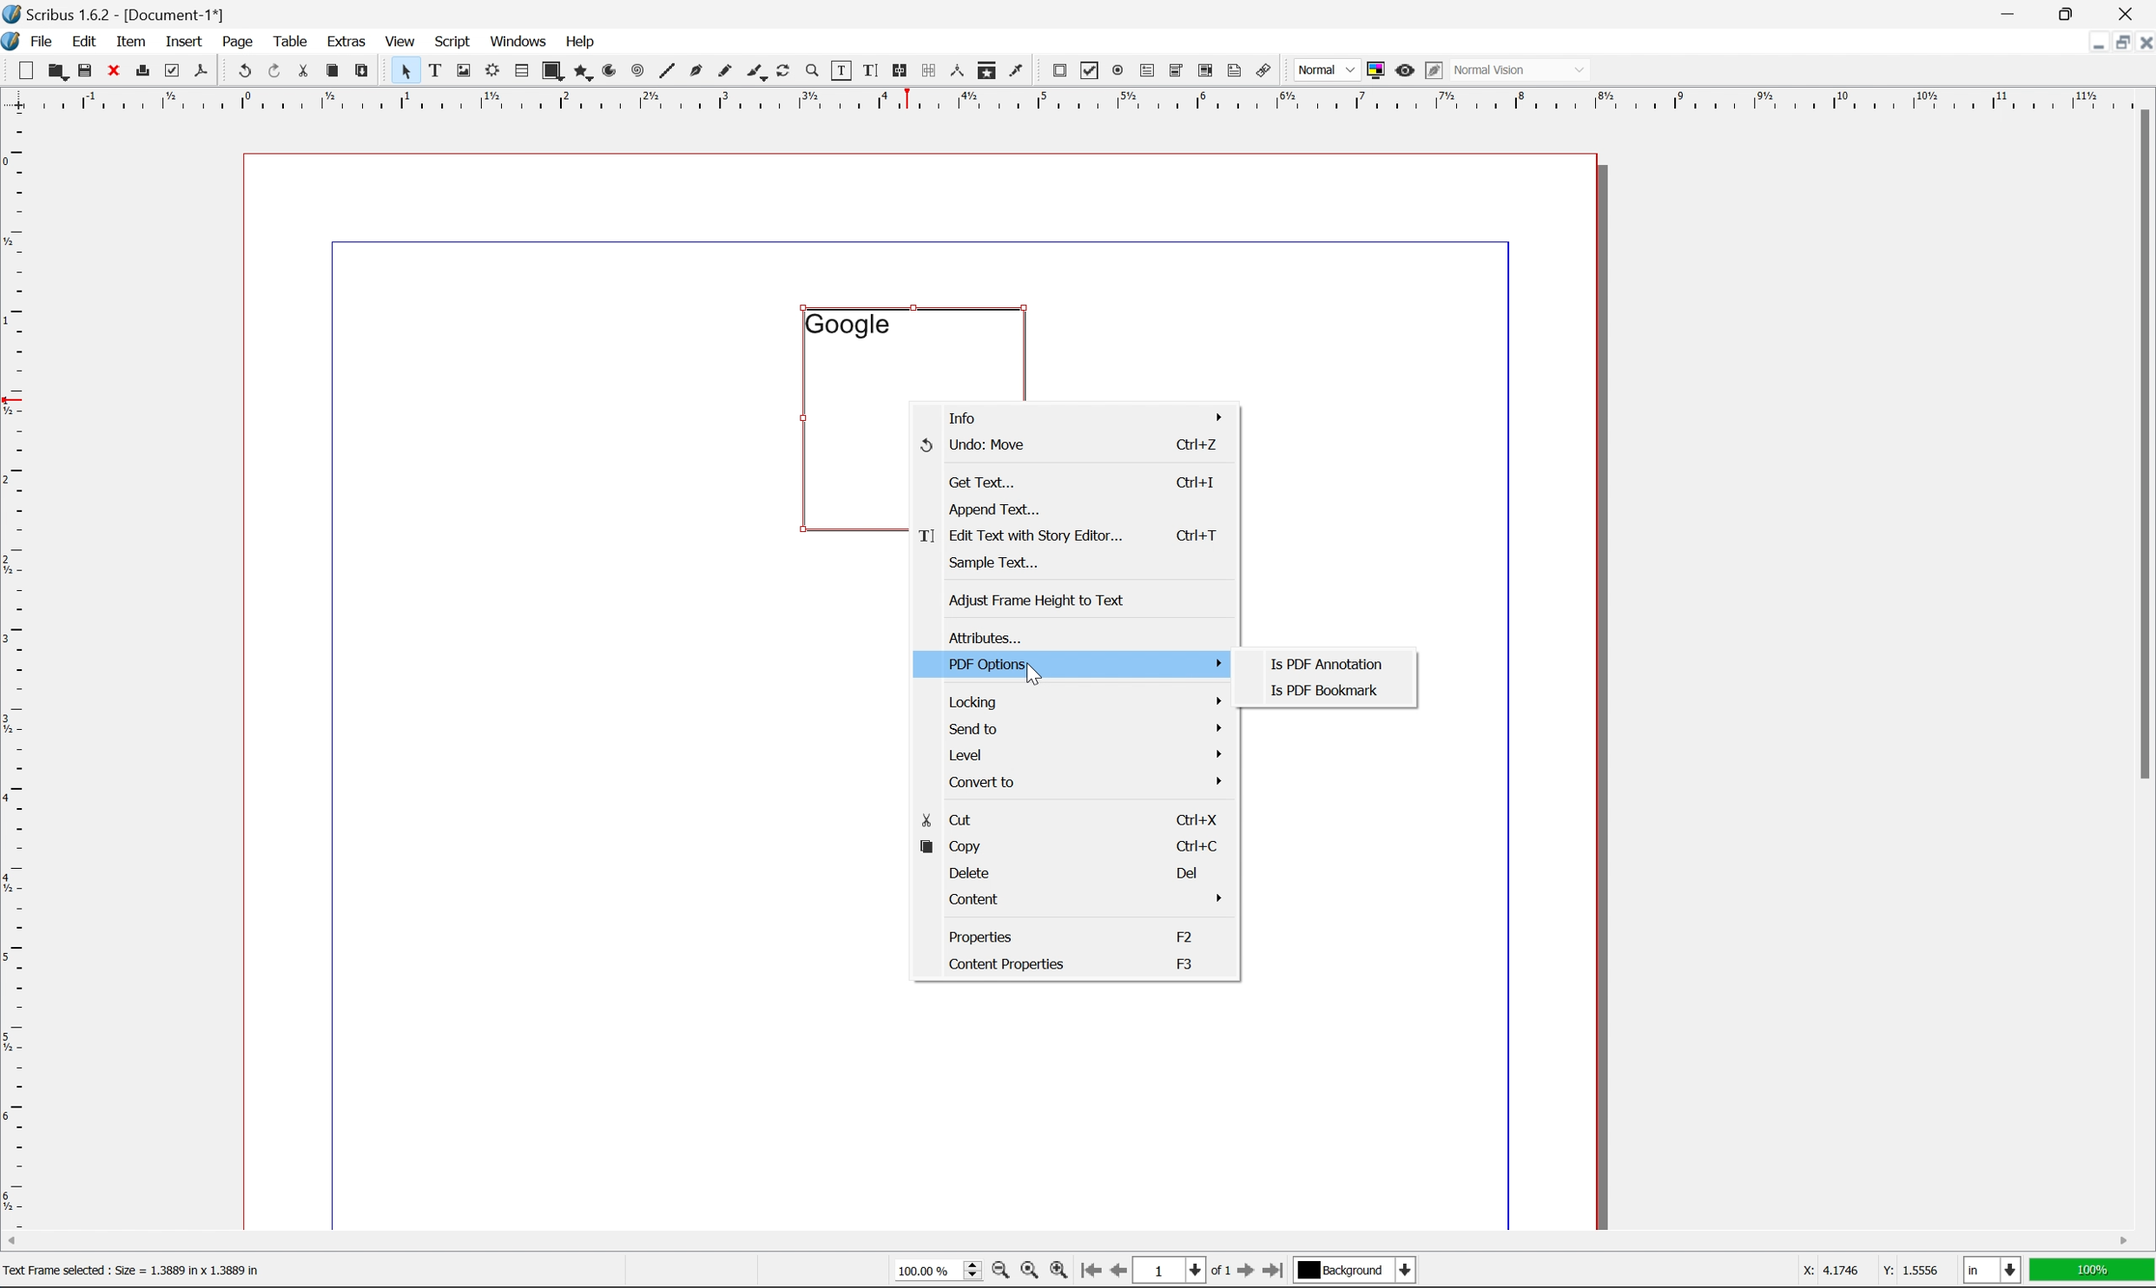  What do you see at coordinates (1086, 753) in the screenshot?
I see `level` at bounding box center [1086, 753].